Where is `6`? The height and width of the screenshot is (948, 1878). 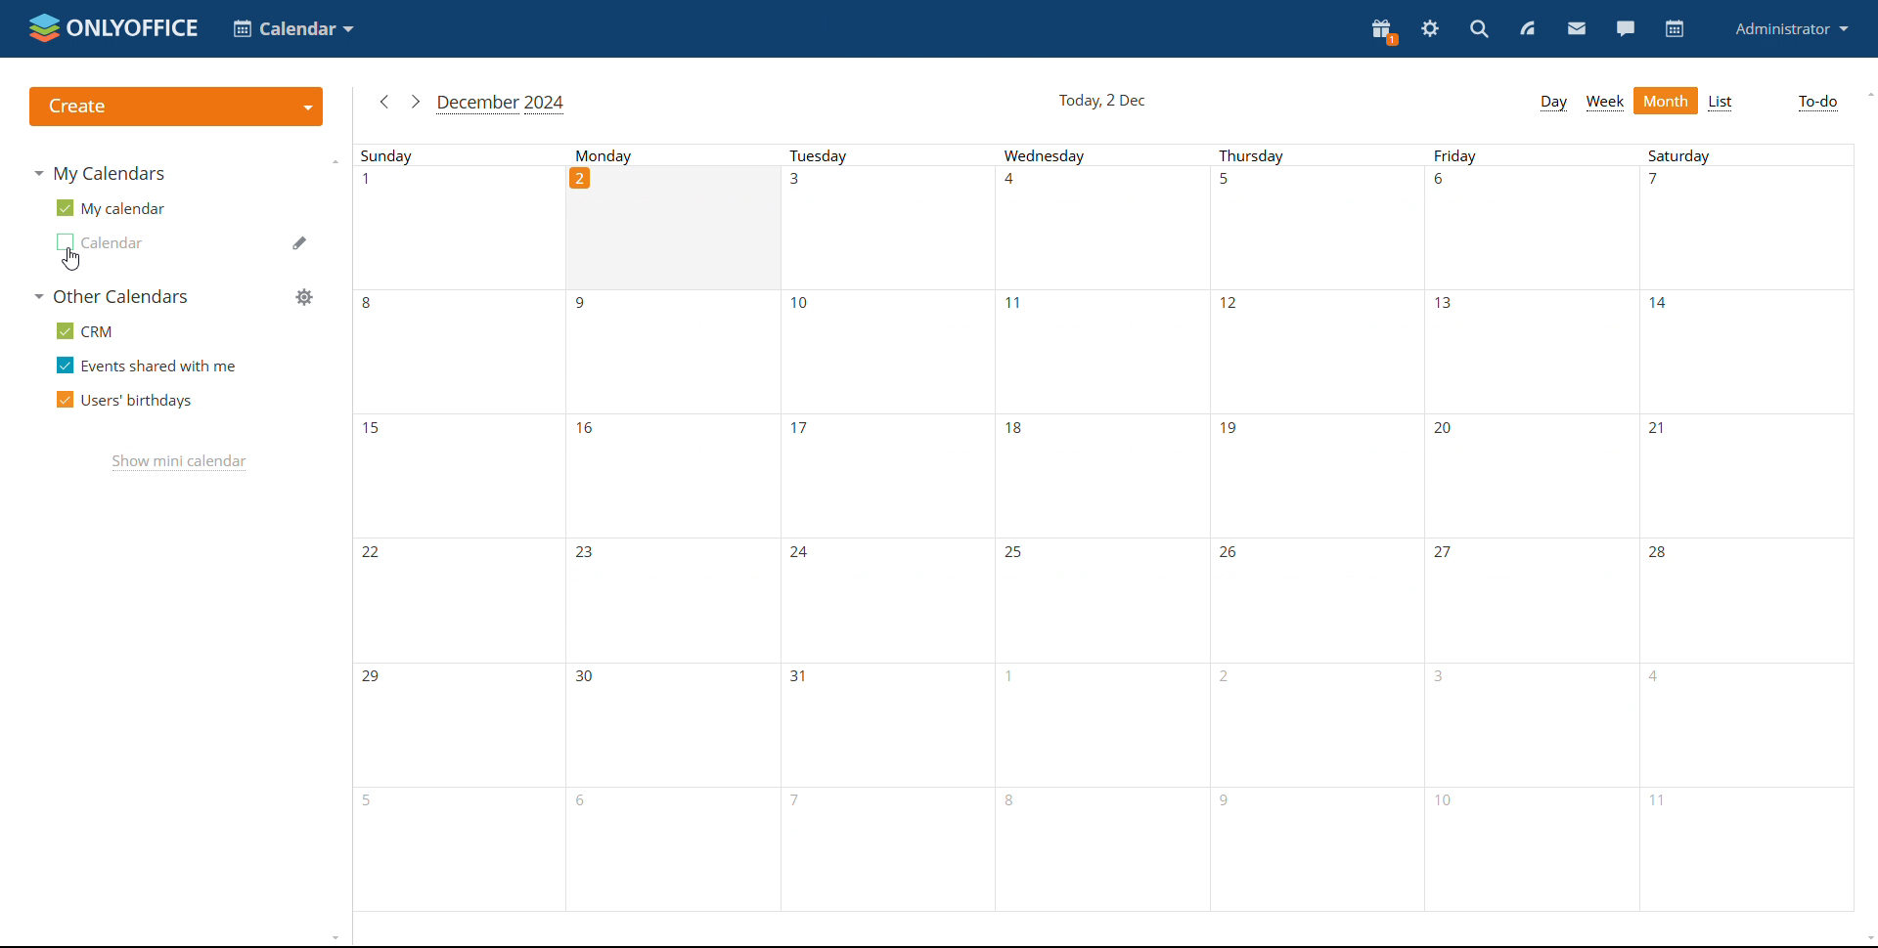
6 is located at coordinates (1534, 228).